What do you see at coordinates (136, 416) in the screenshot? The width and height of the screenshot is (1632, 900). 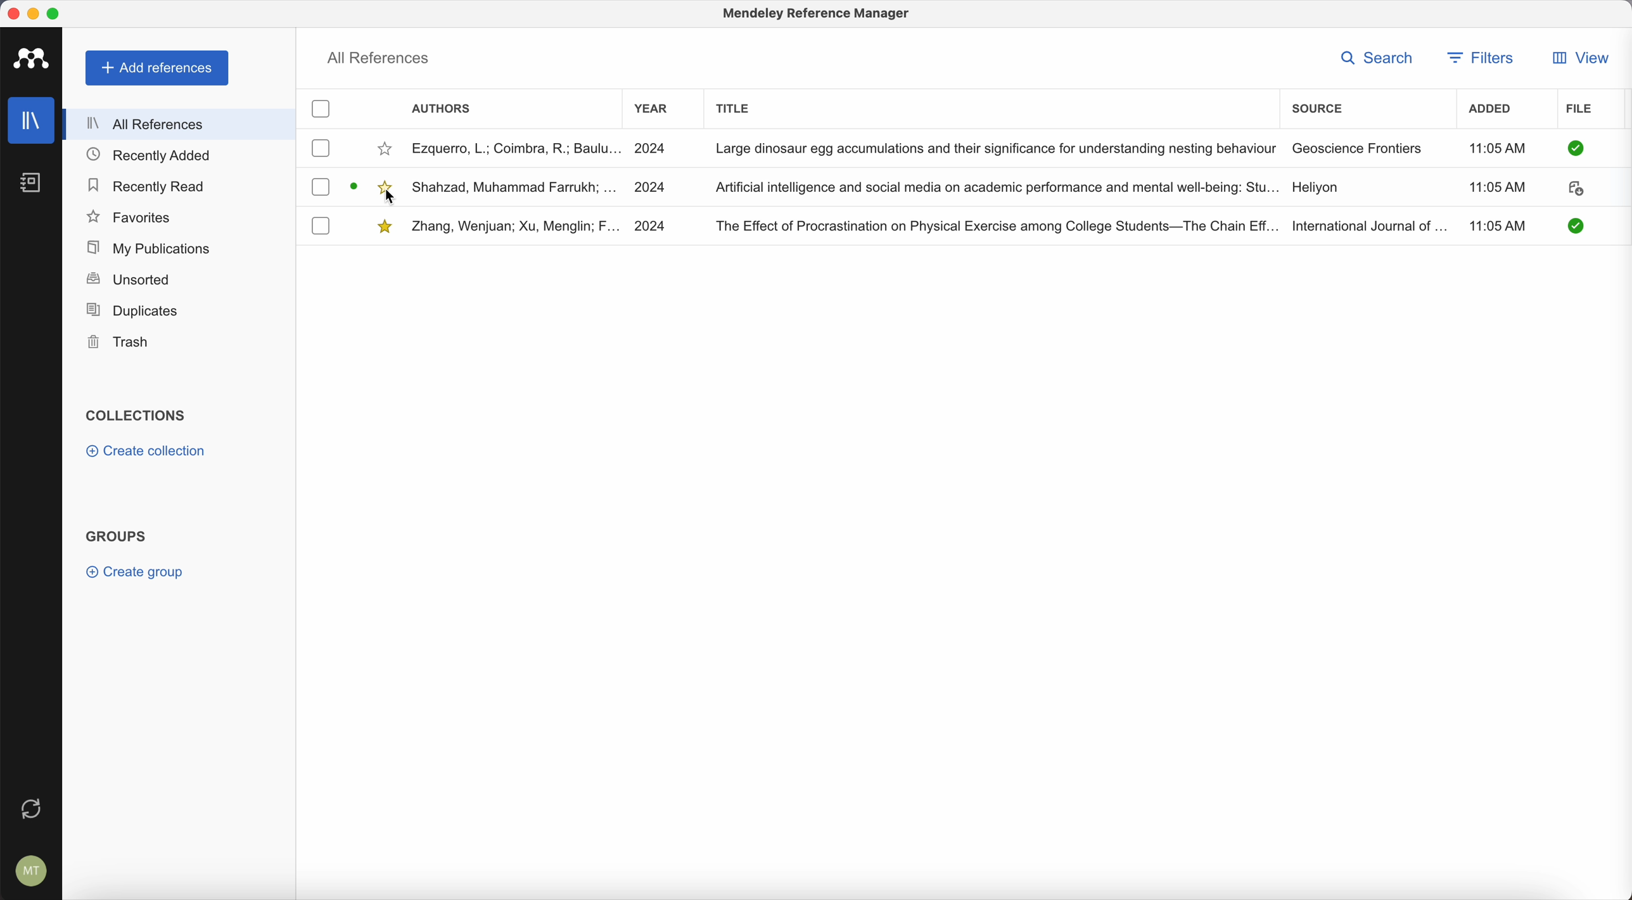 I see `collections` at bounding box center [136, 416].